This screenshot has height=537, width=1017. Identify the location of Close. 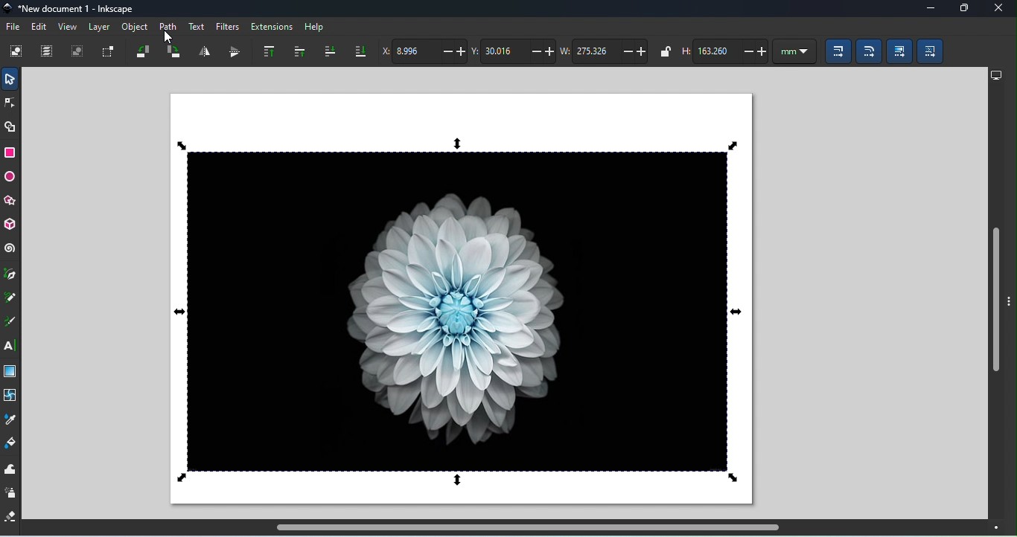
(999, 9).